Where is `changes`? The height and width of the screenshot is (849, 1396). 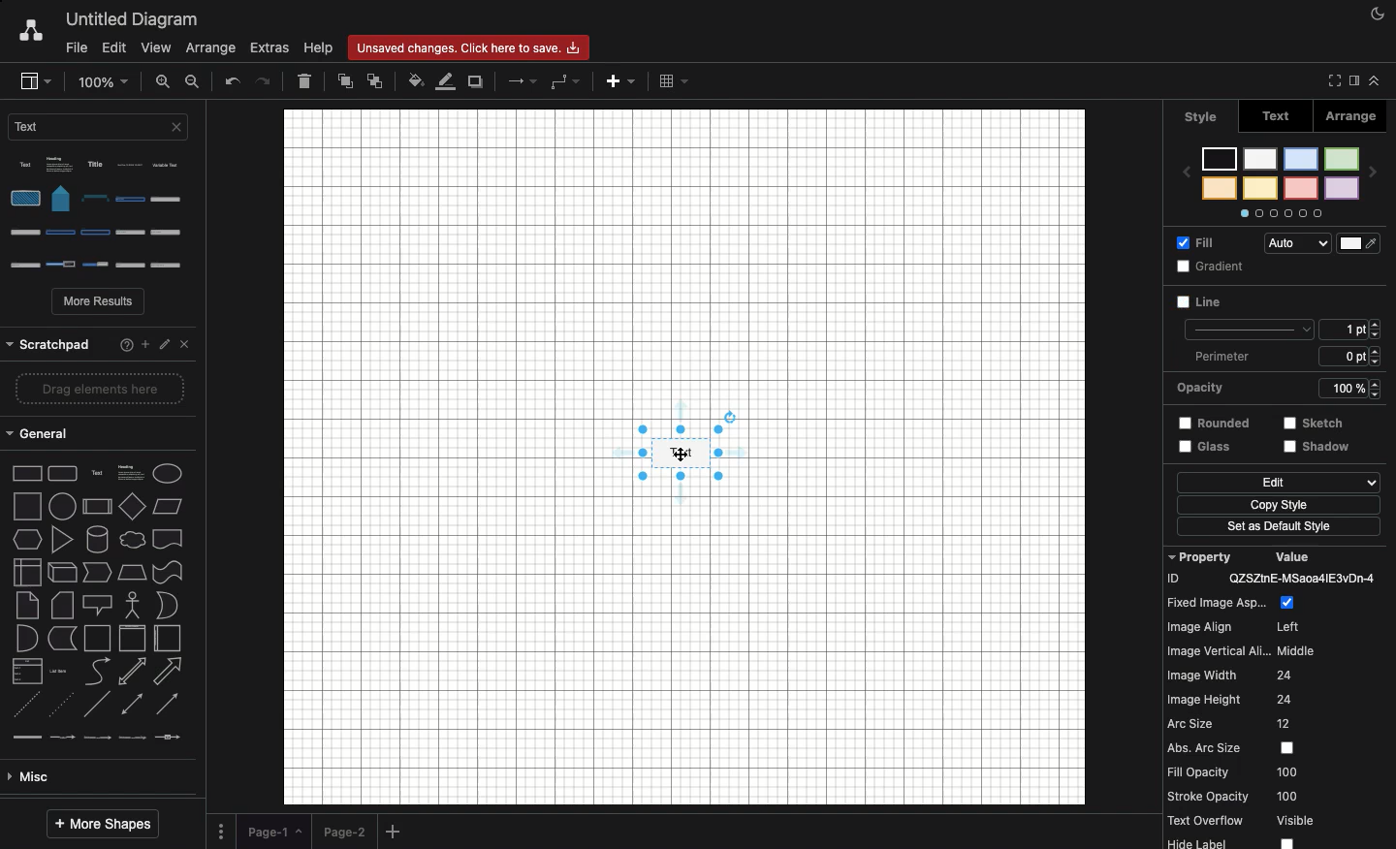 changes is located at coordinates (474, 47).